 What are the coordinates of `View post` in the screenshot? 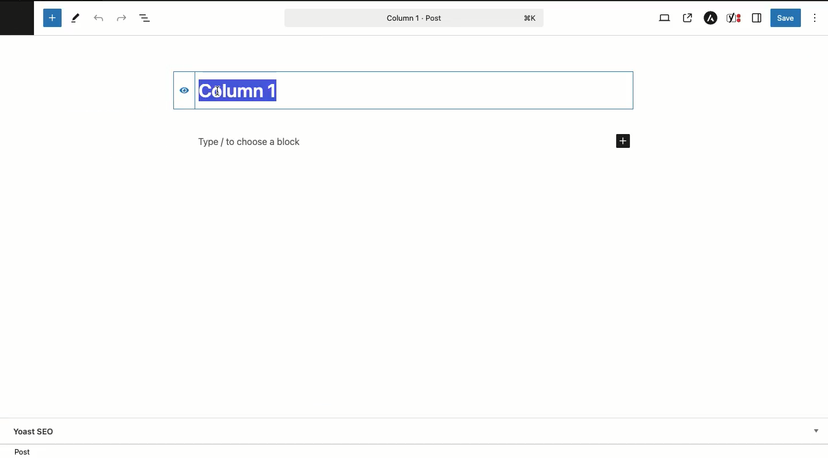 It's located at (689, 18).